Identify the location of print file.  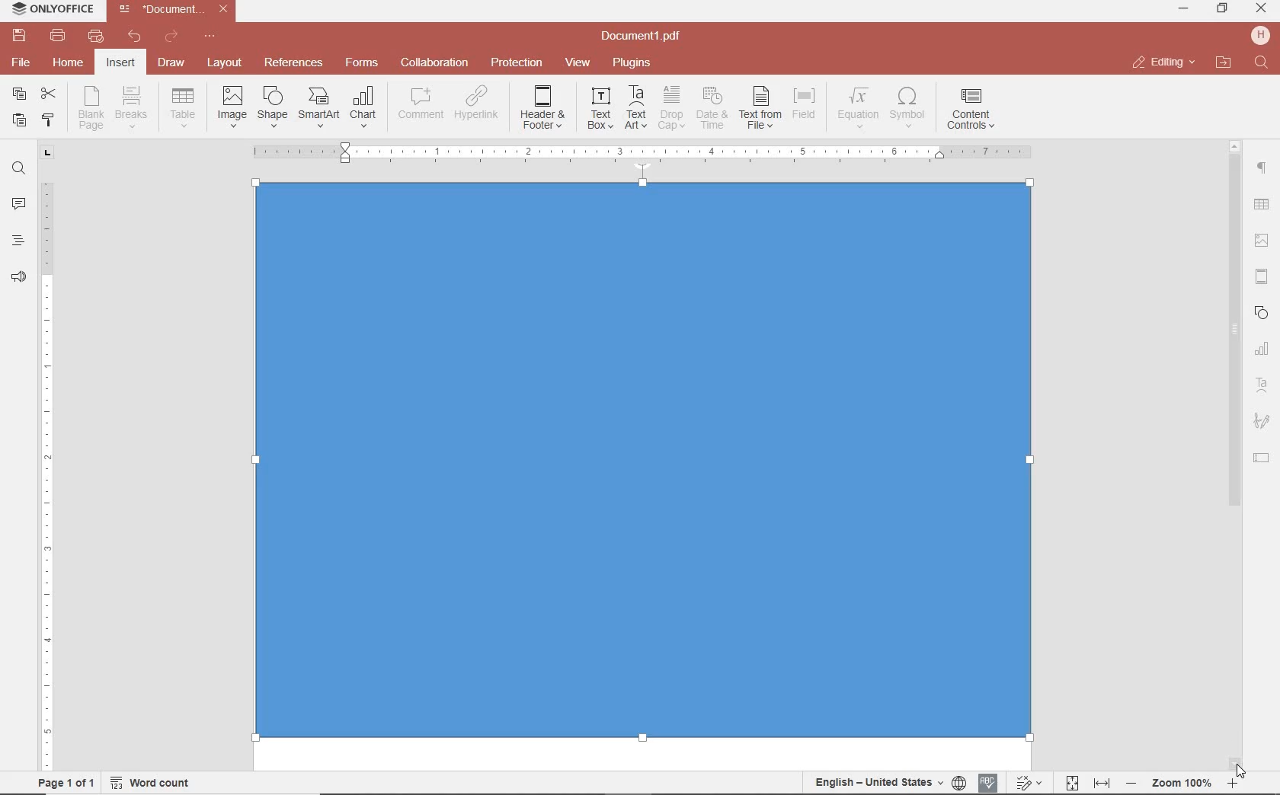
(58, 36).